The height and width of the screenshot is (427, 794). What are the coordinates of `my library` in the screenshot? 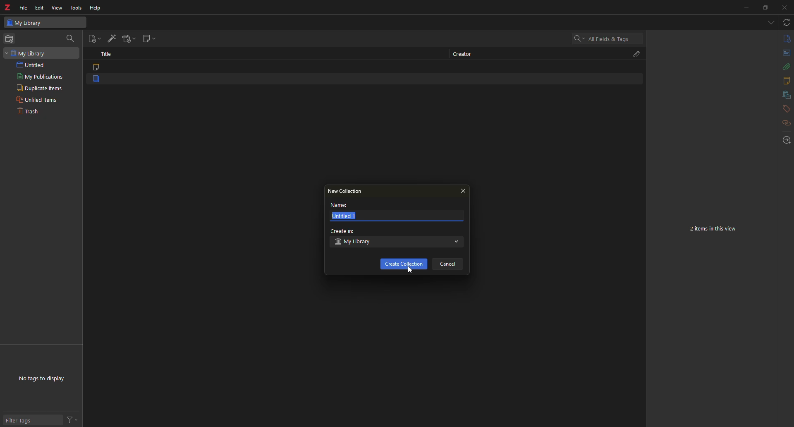 It's located at (356, 242).